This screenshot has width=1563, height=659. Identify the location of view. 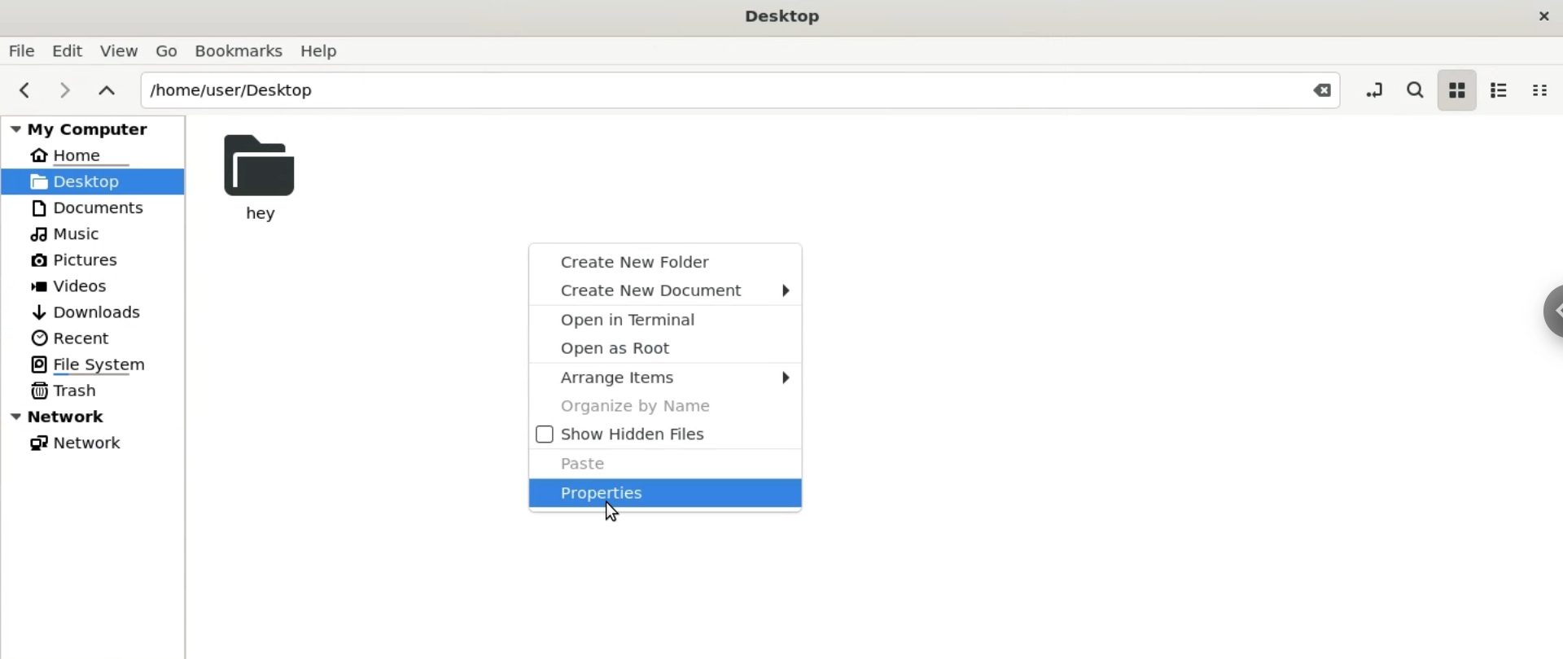
(122, 49).